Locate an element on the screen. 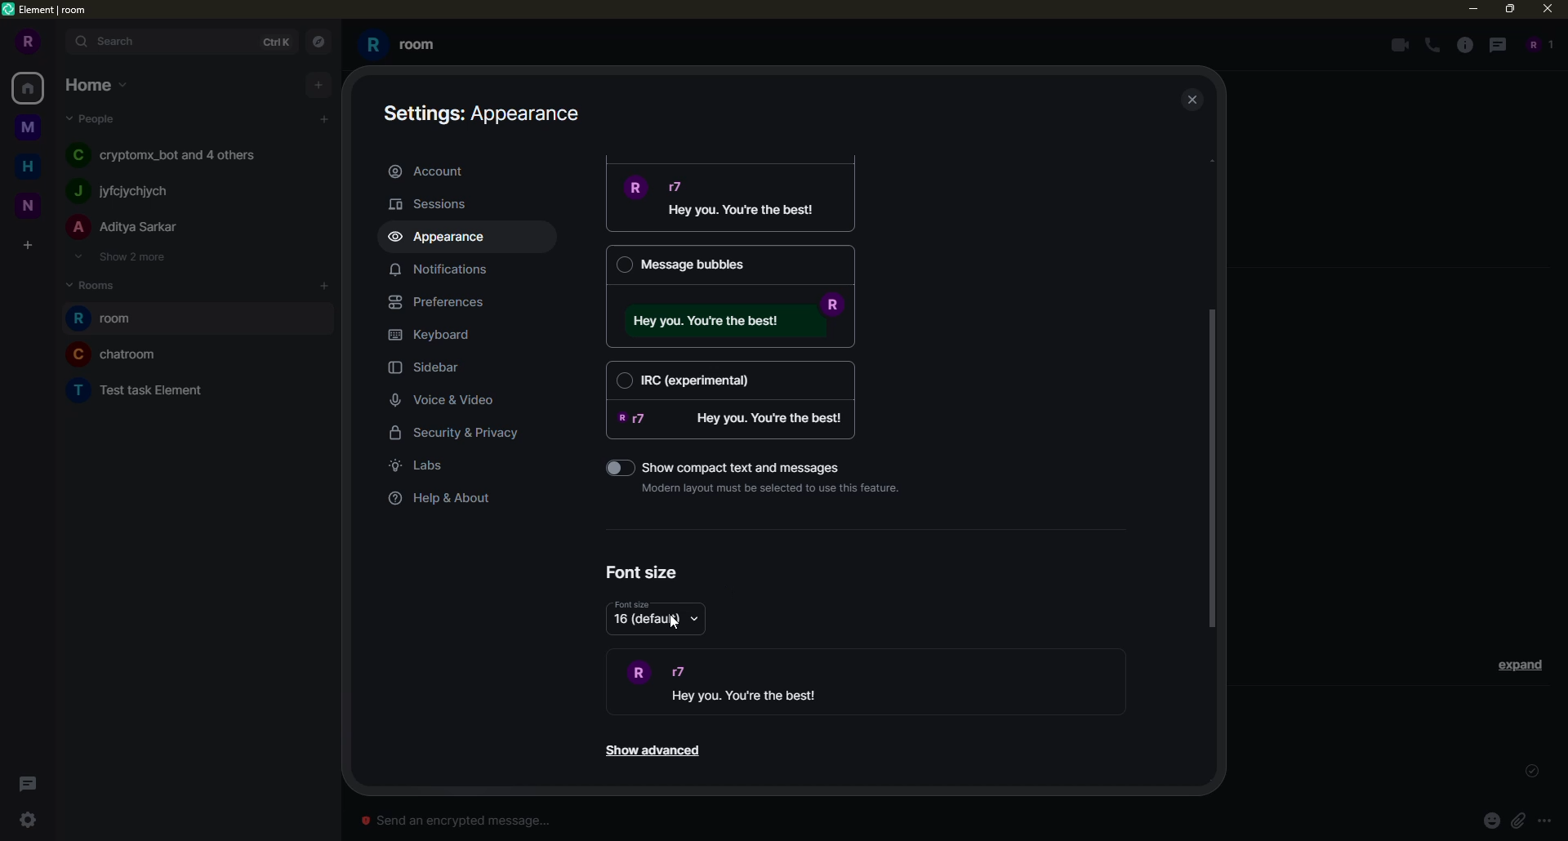  keyboard is located at coordinates (434, 335).